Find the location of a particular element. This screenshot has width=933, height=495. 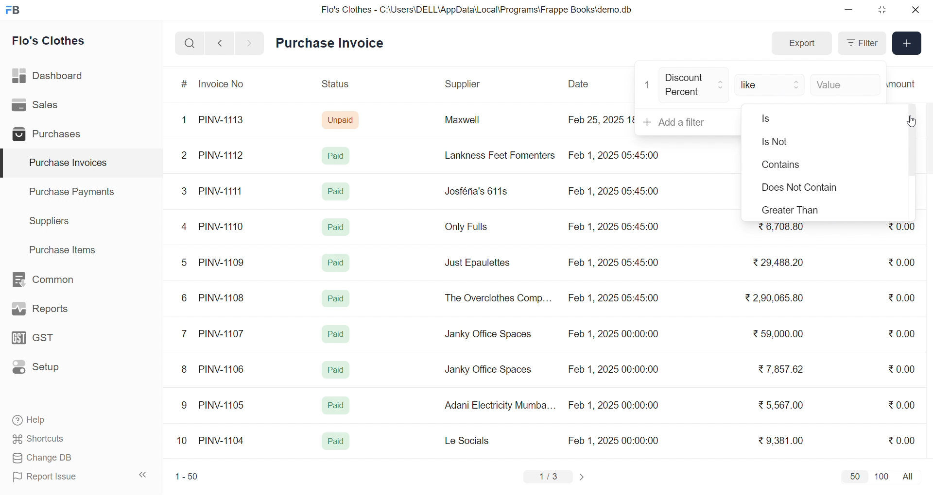

Value is located at coordinates (845, 83).